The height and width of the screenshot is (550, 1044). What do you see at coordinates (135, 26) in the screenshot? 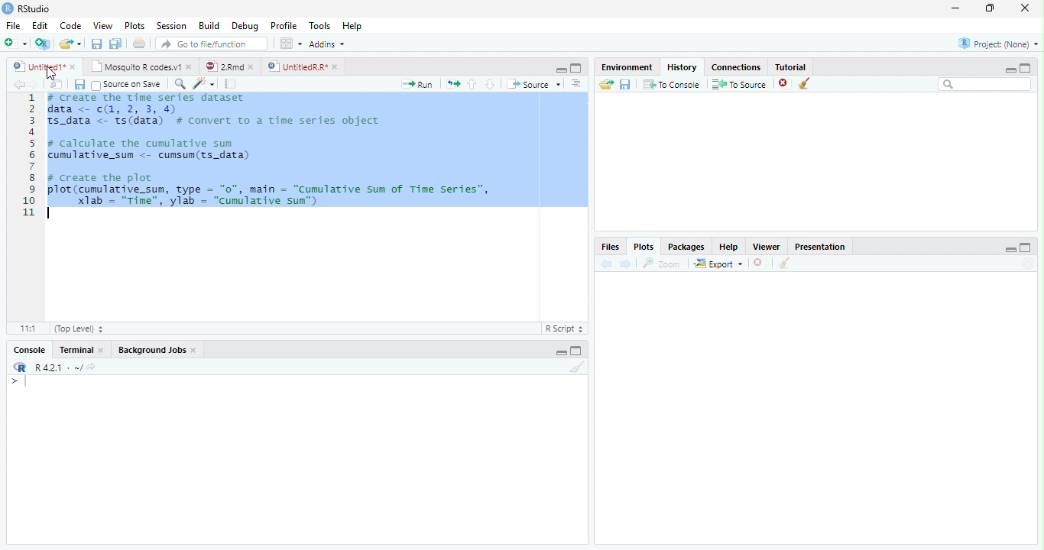
I see `Plots` at bounding box center [135, 26].